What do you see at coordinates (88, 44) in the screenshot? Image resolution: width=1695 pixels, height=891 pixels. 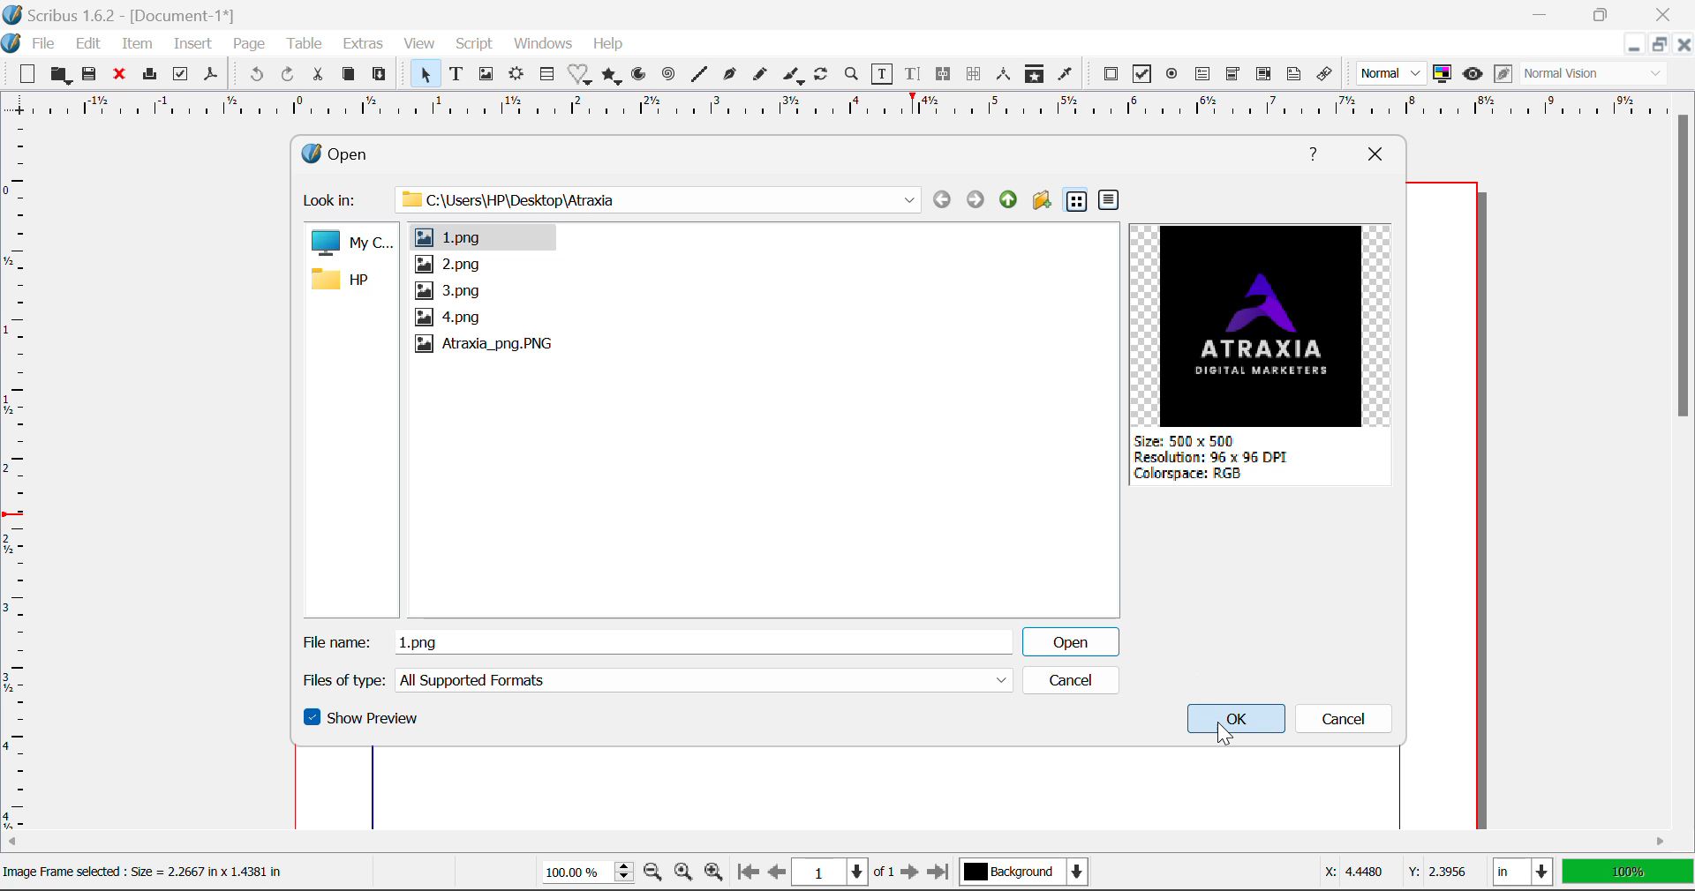 I see `Edit` at bounding box center [88, 44].